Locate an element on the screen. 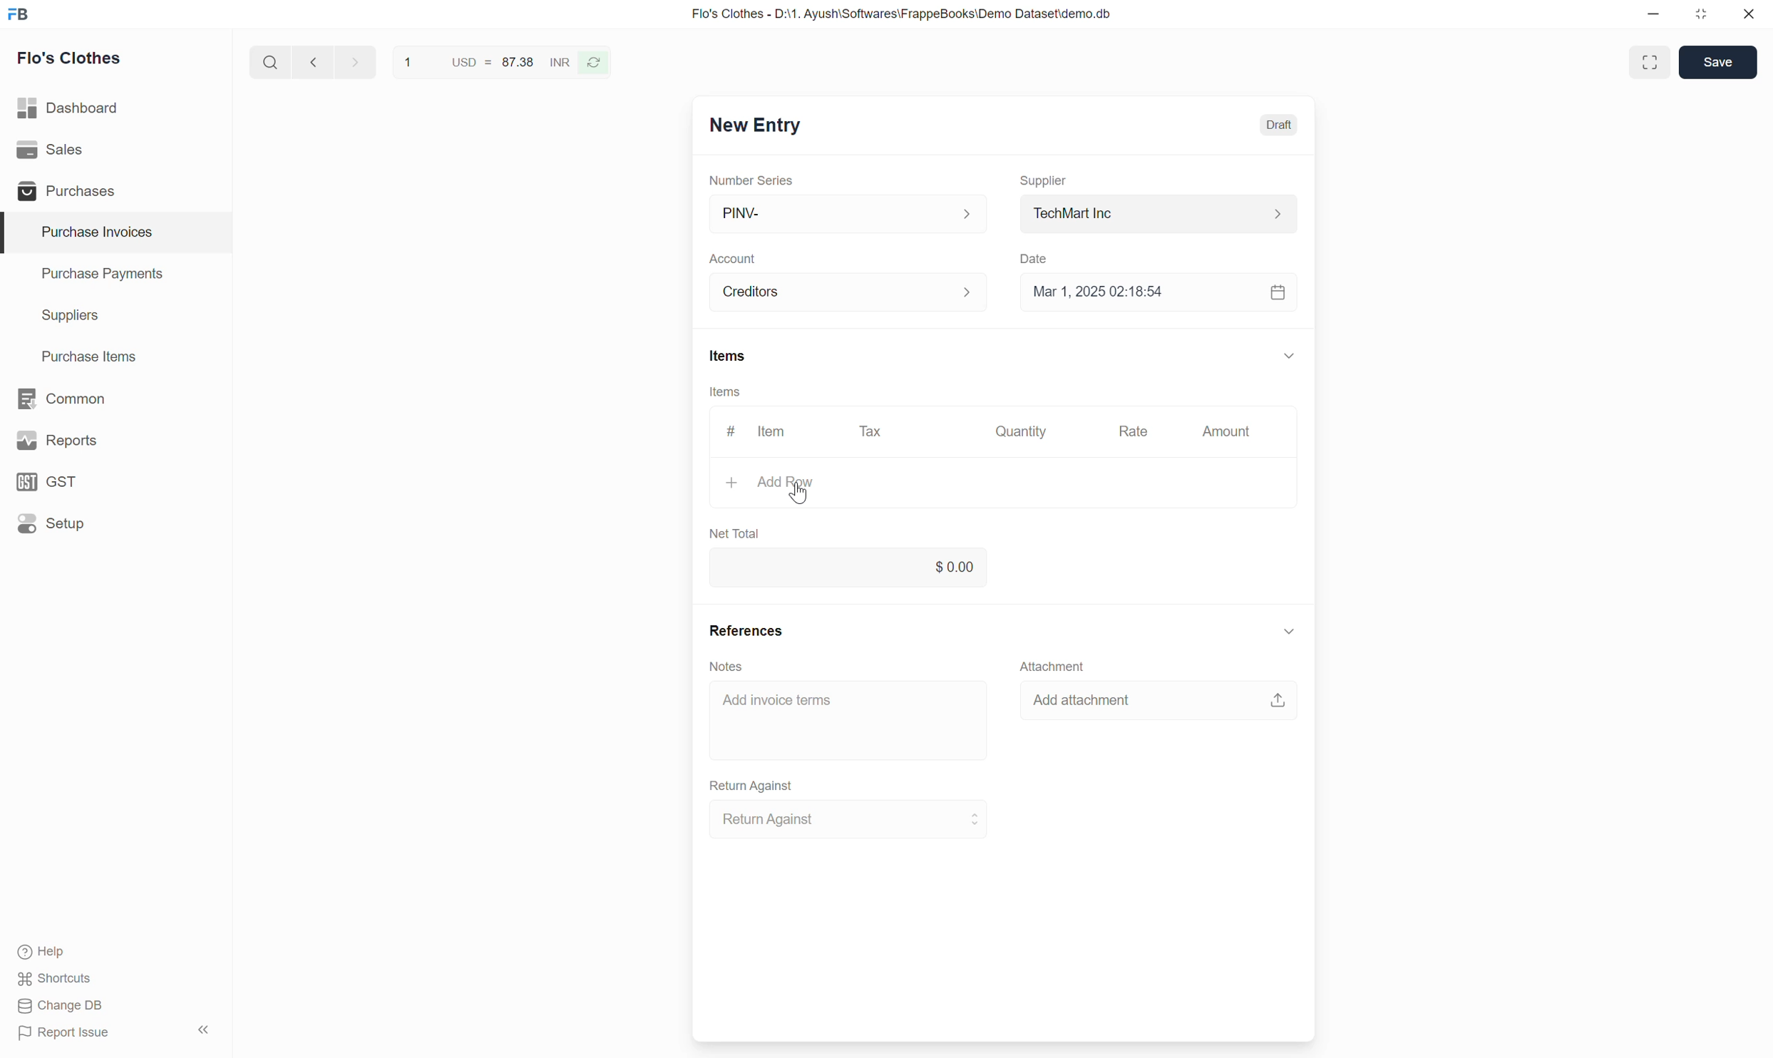 This screenshot has width=1773, height=1058. Items is located at coordinates (729, 356).